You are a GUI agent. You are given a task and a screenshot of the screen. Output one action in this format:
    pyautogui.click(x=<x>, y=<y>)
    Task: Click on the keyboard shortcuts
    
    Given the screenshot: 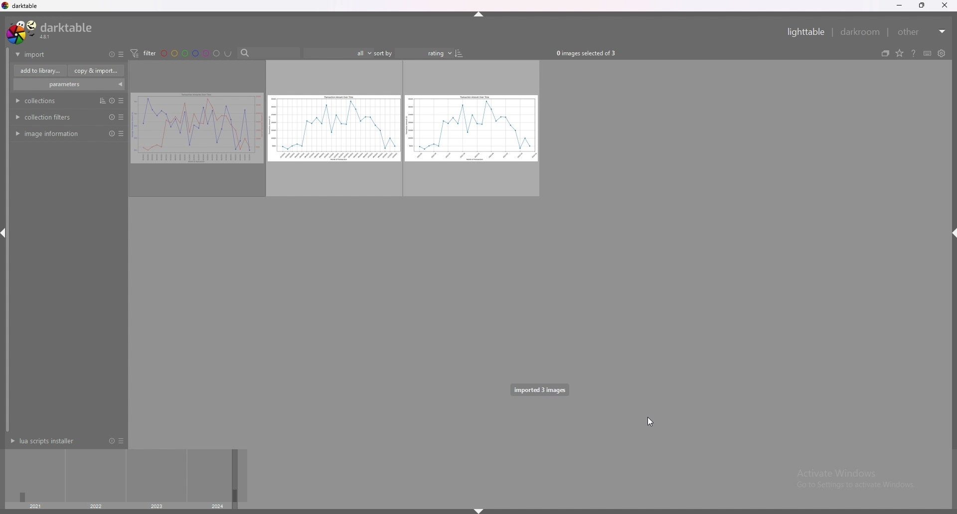 What is the action you would take?
    pyautogui.click(x=928, y=54)
    